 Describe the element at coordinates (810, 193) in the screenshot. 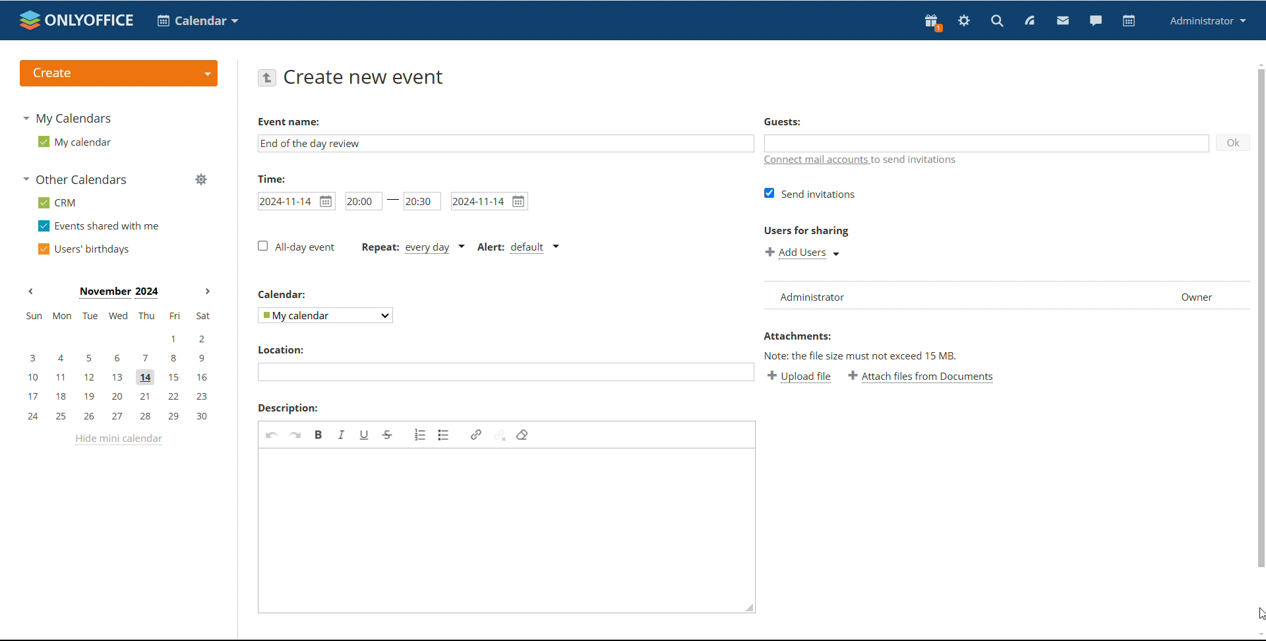

I see `send invitations` at that location.